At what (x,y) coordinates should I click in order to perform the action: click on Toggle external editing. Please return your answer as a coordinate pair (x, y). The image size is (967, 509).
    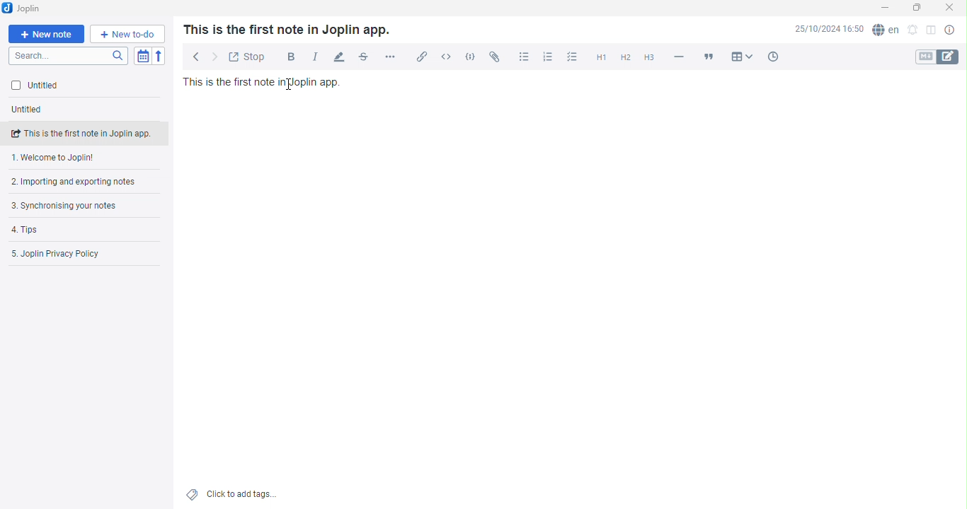
    Looking at the image, I should click on (246, 56).